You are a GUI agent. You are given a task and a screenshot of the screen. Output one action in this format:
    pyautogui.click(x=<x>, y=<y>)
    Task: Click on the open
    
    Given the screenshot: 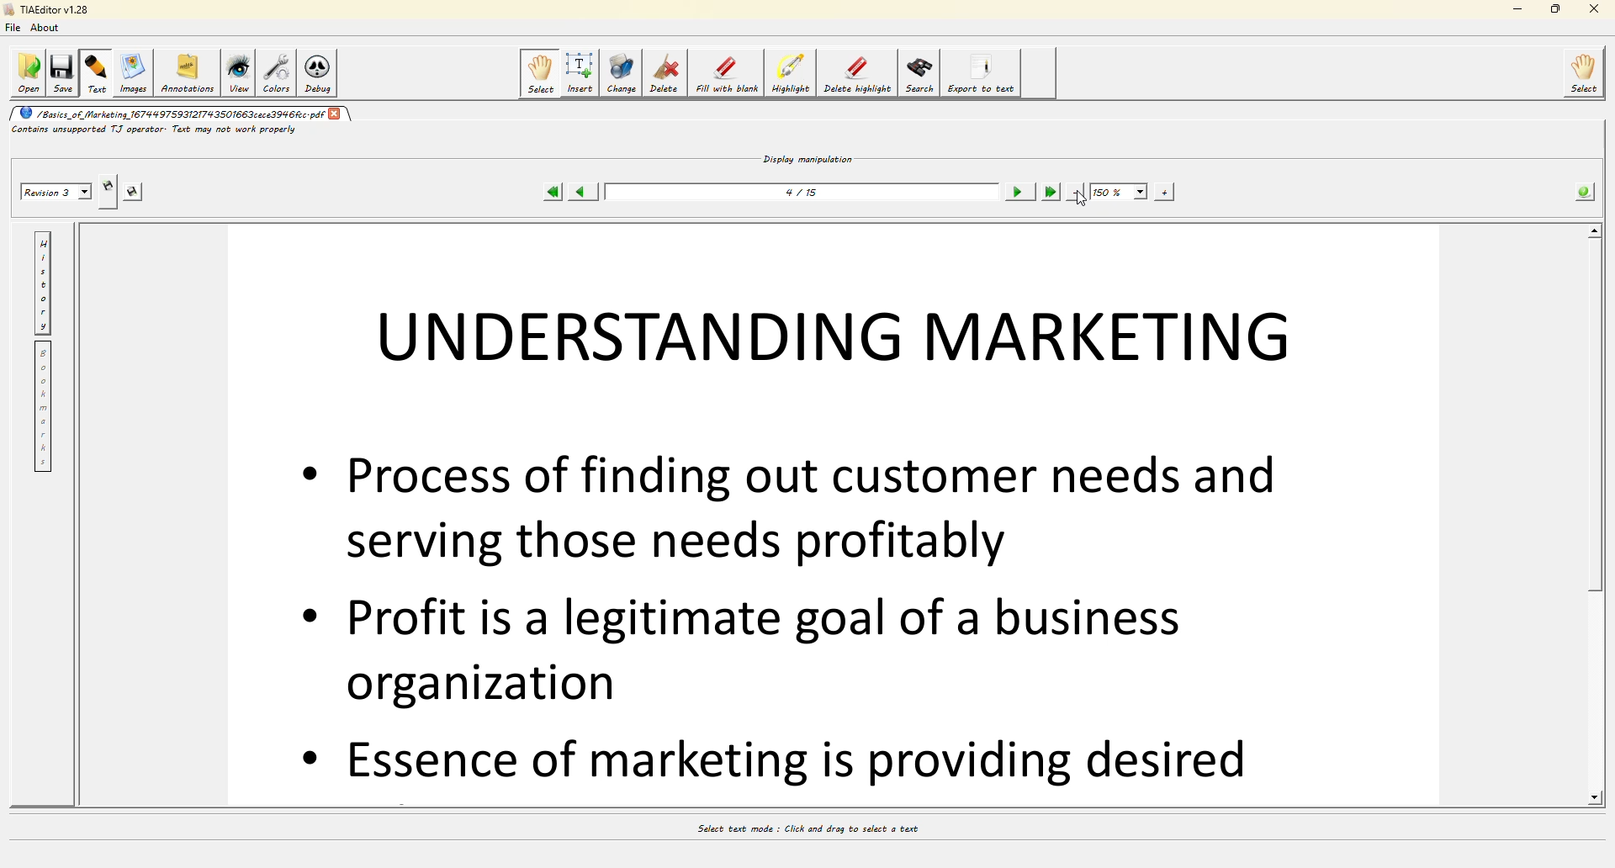 What is the action you would take?
    pyautogui.click(x=27, y=72)
    